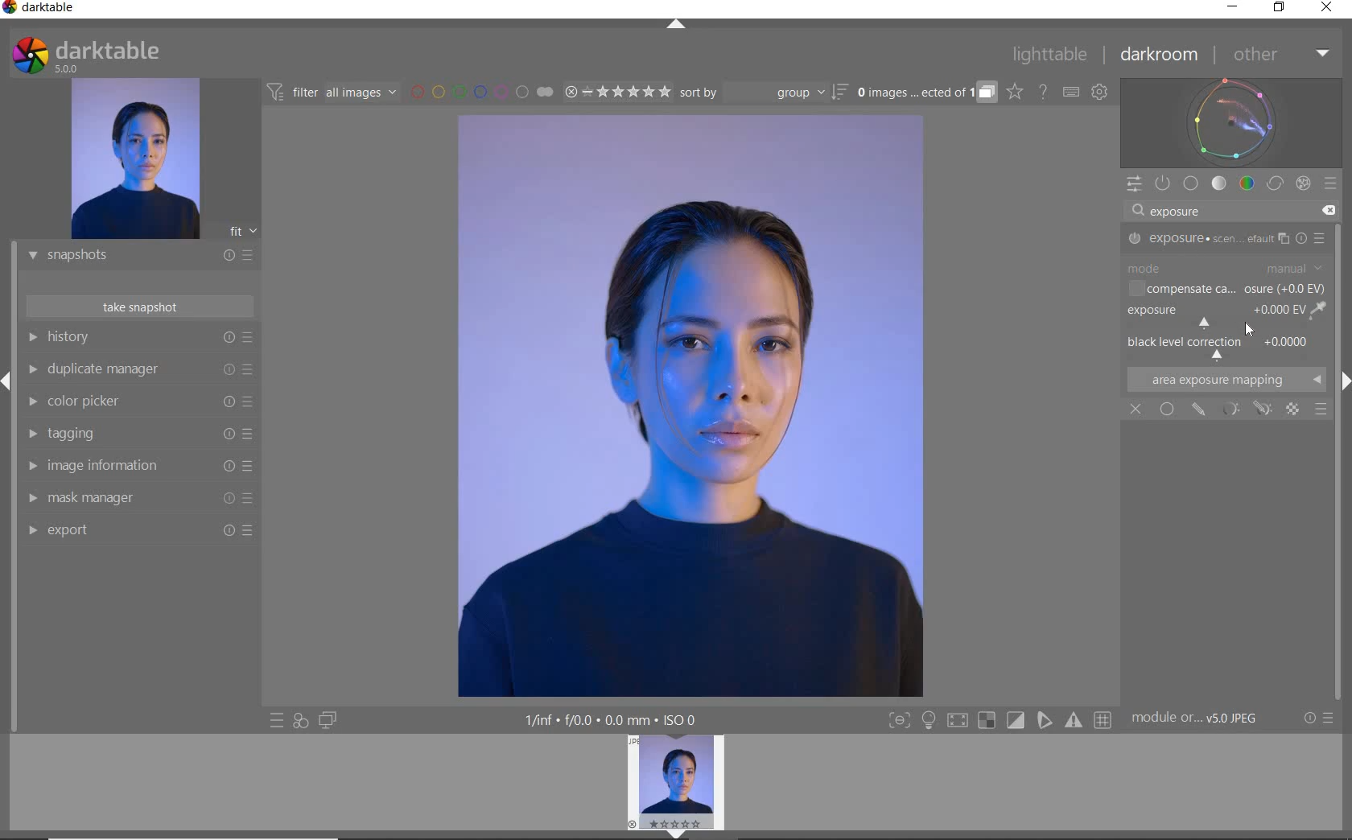 This screenshot has width=1352, height=840. I want to click on COMPENSATE CA..OSURE, so click(1226, 290).